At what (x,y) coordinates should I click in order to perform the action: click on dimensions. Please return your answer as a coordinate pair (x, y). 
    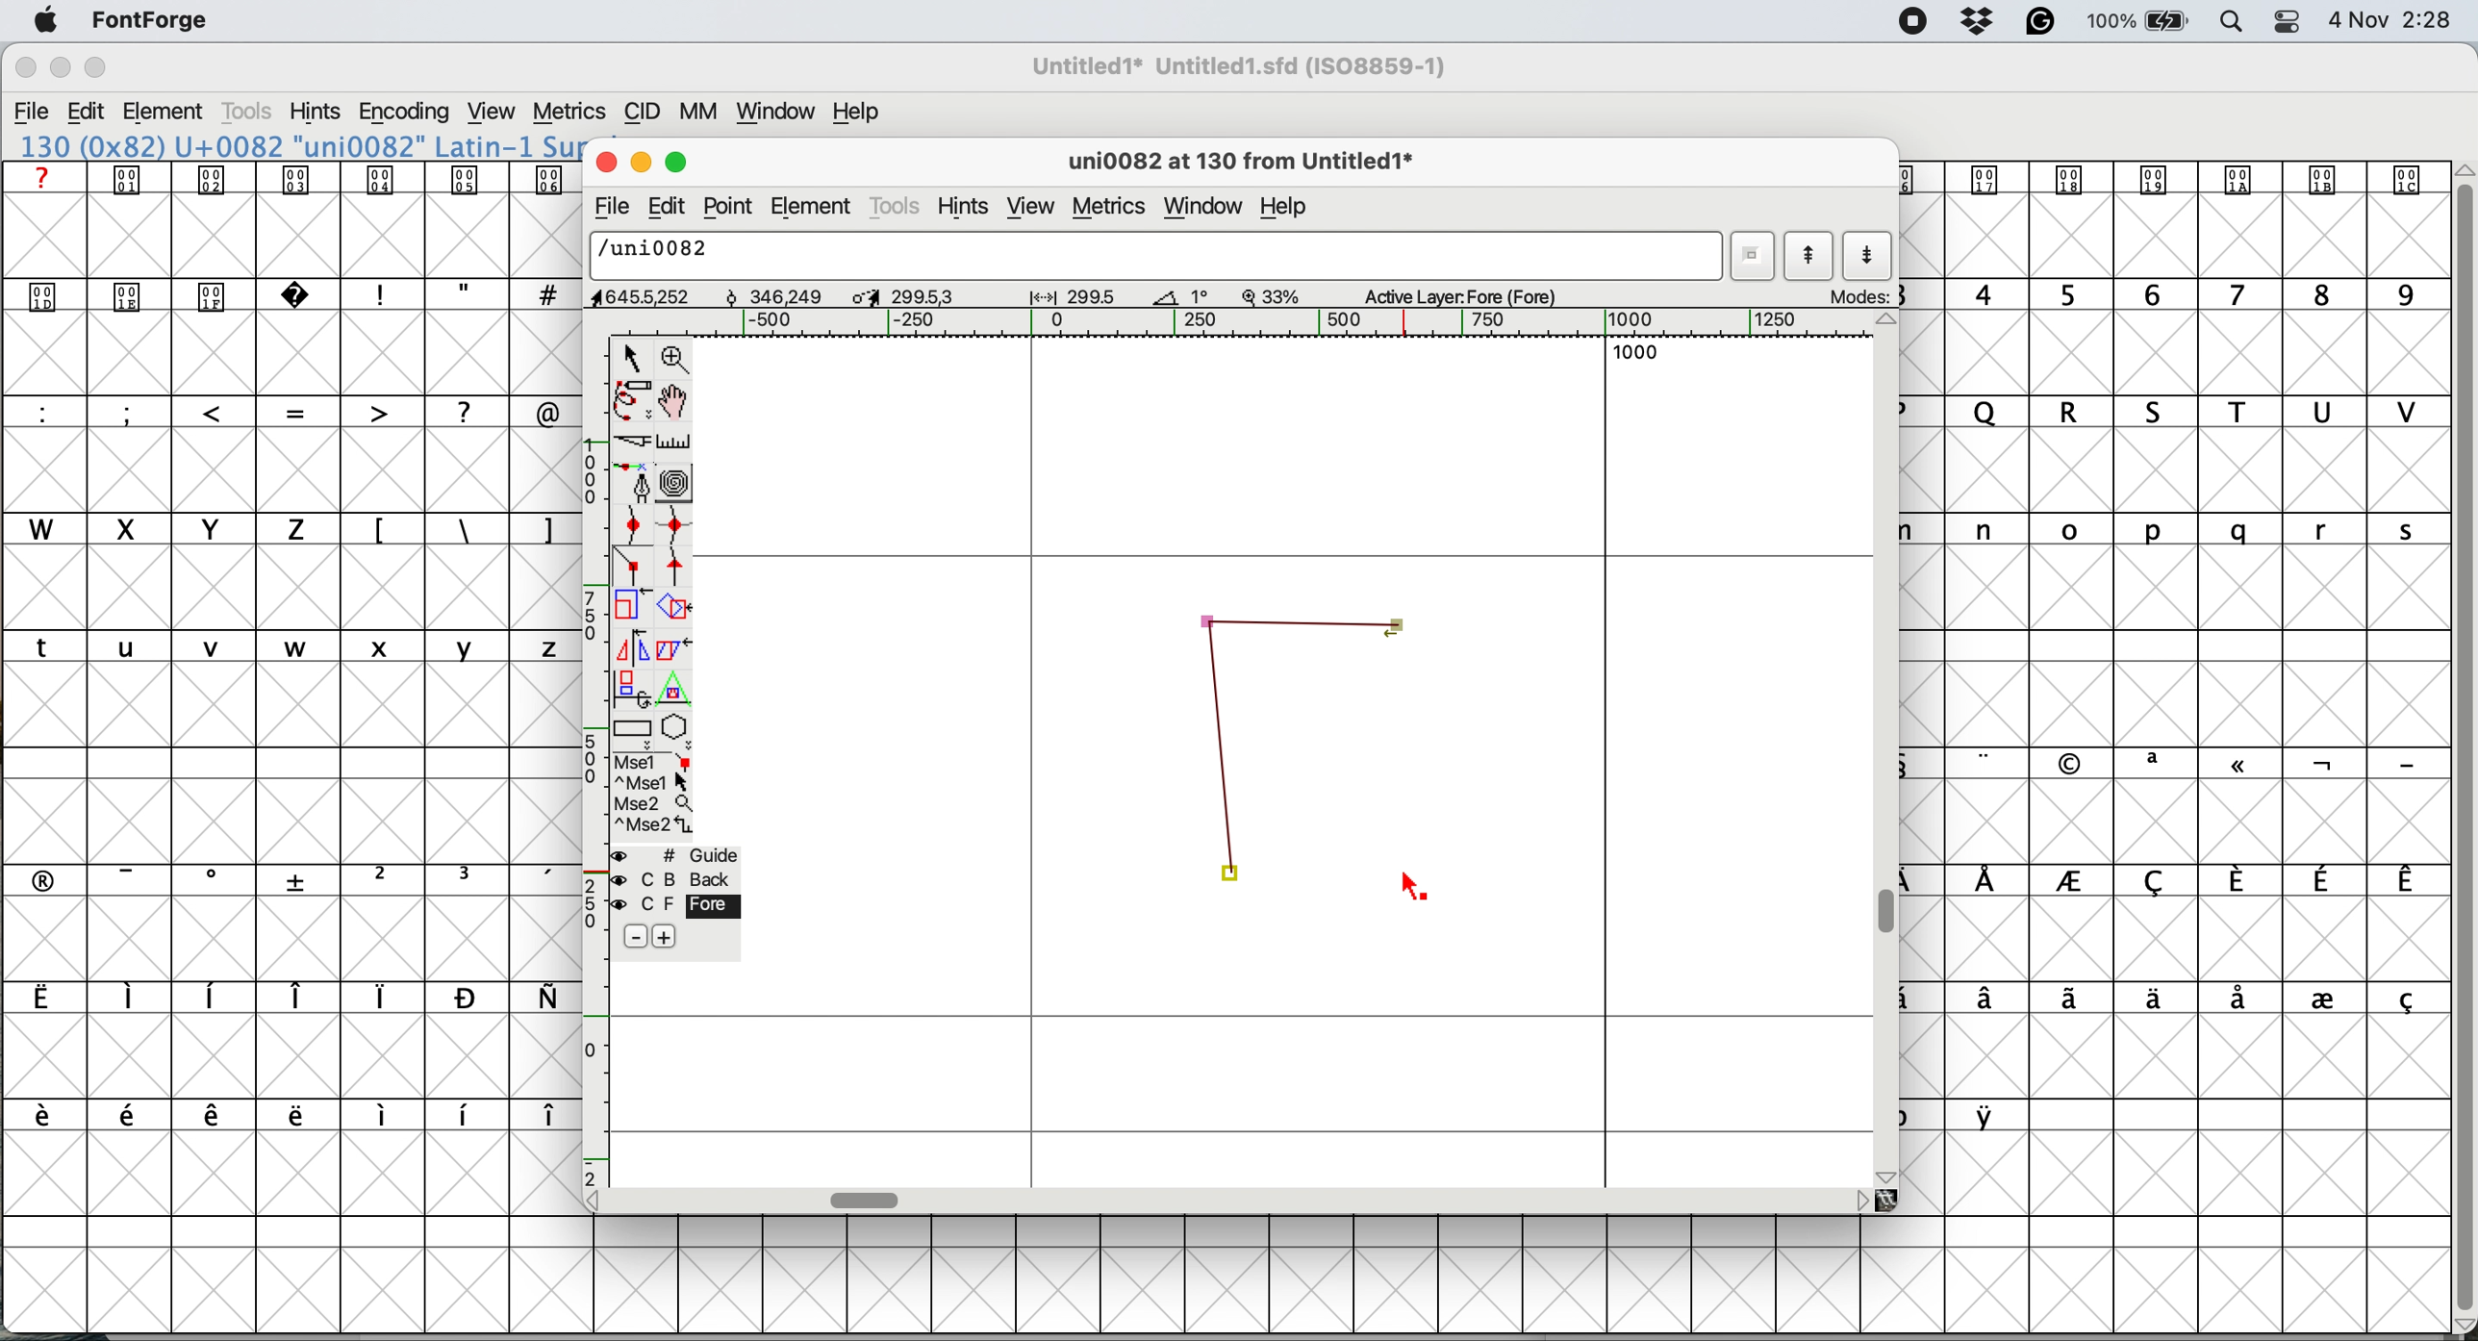
    Looking at the image, I should click on (894, 295).